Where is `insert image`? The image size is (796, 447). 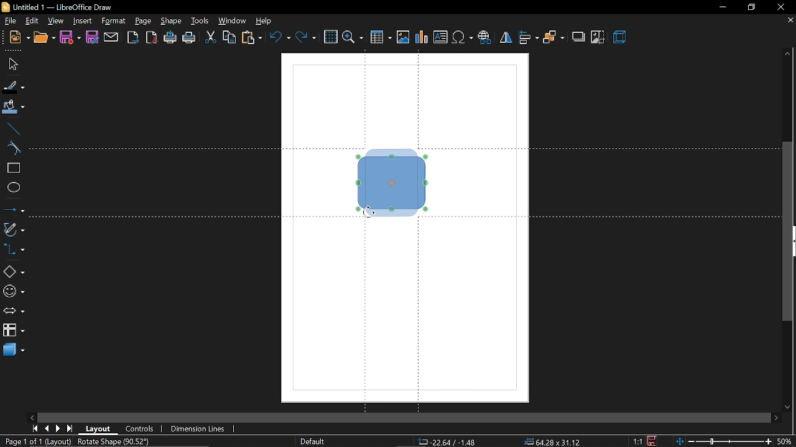 insert image is located at coordinates (402, 38).